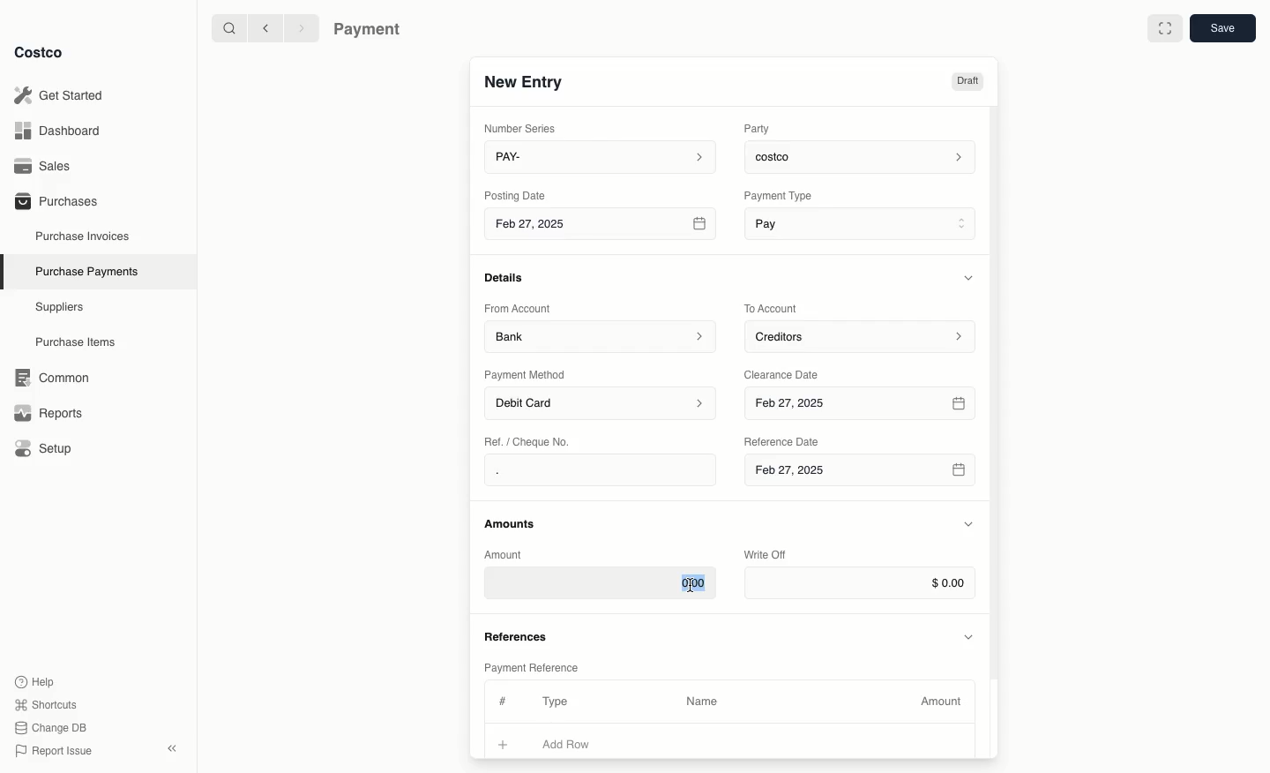 The height and width of the screenshot is (773, 1270). Describe the element at coordinates (971, 277) in the screenshot. I see `Hide` at that location.